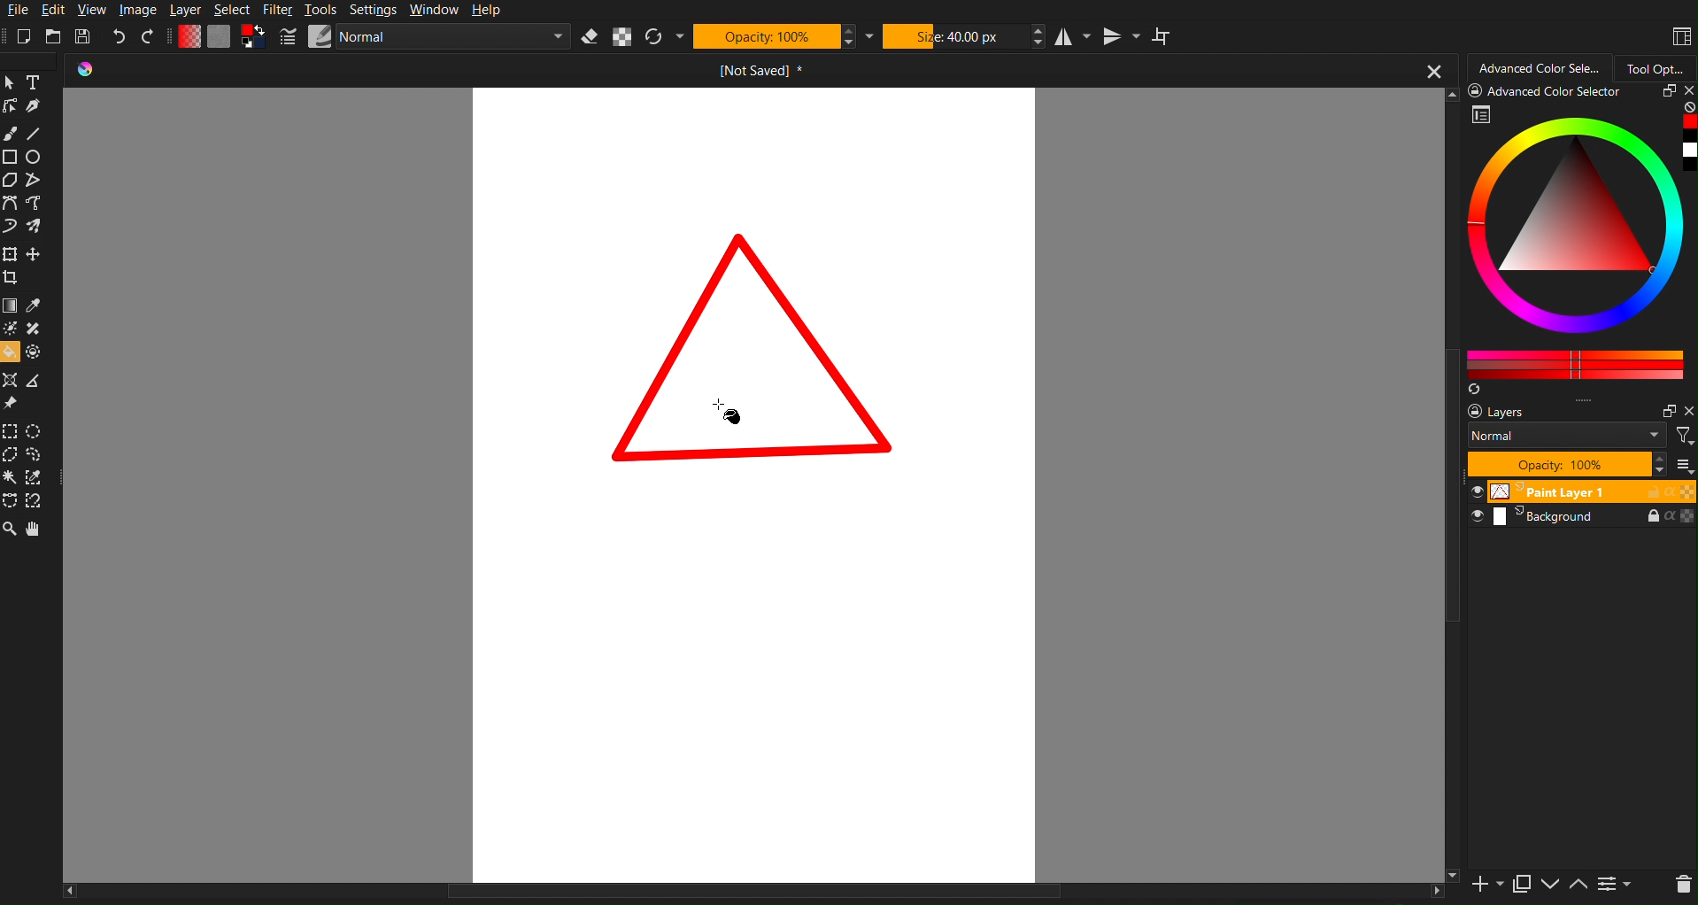  I want to click on smart patch tool, so click(35, 329).